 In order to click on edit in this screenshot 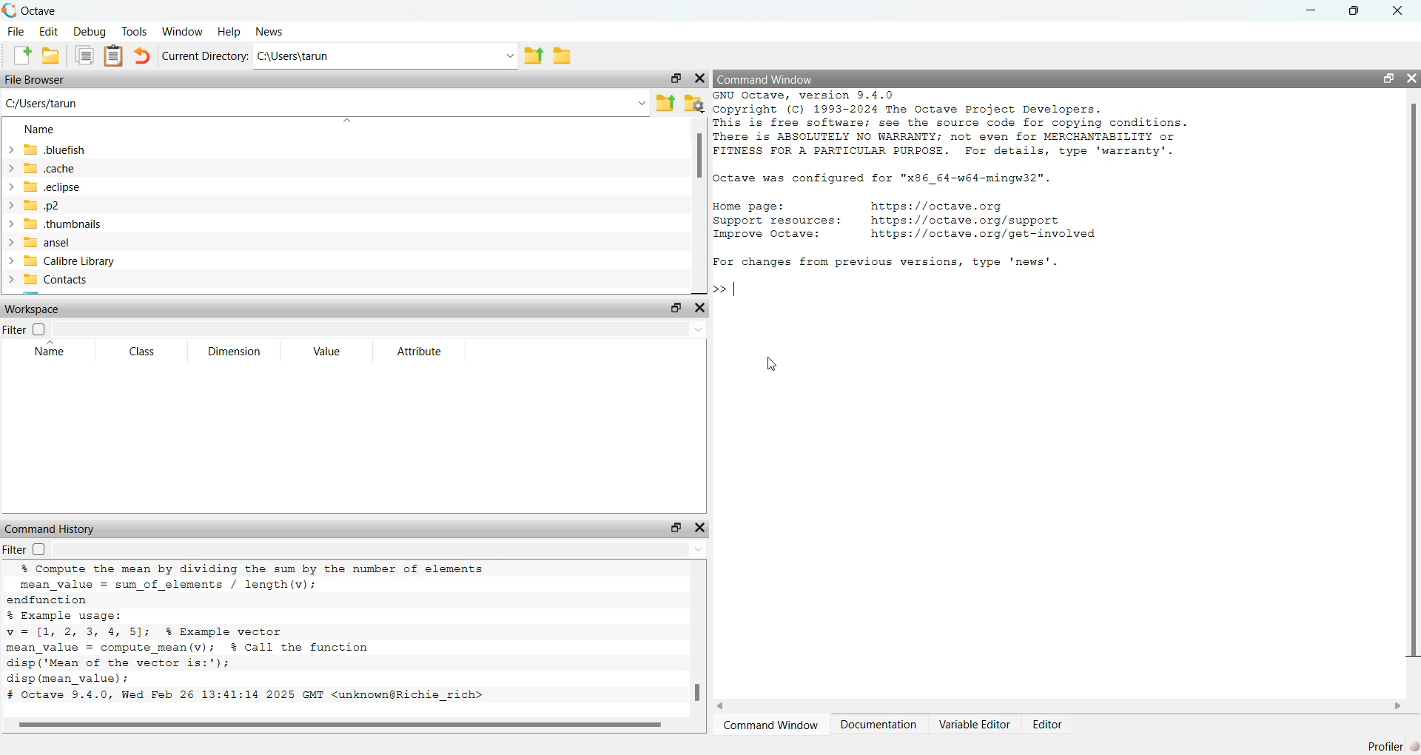, I will do `click(51, 32)`.